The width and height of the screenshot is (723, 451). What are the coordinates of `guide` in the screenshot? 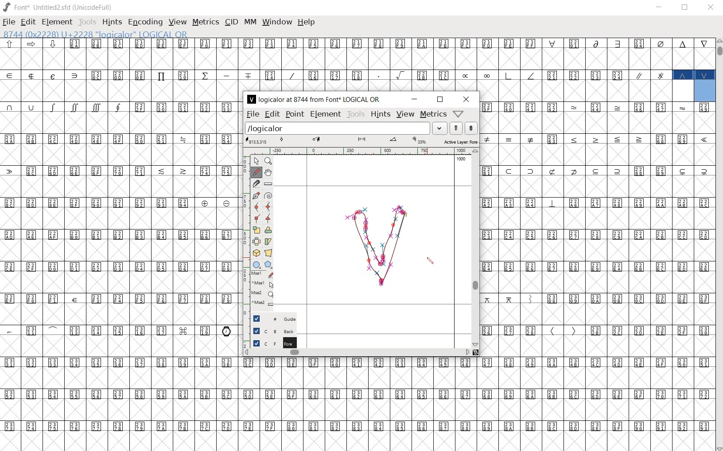 It's located at (269, 319).